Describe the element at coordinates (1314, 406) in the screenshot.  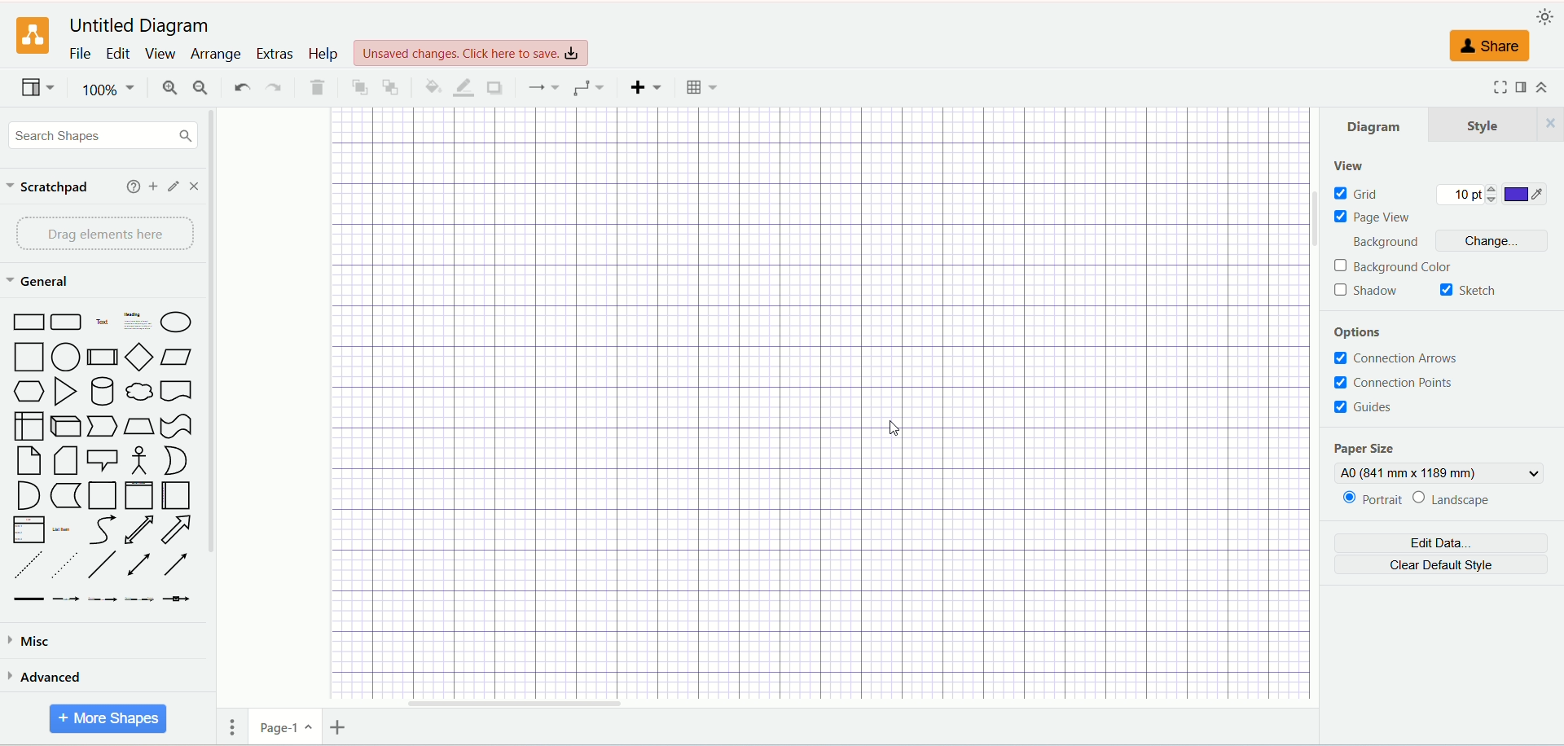
I see `vertical scroll bar` at that location.